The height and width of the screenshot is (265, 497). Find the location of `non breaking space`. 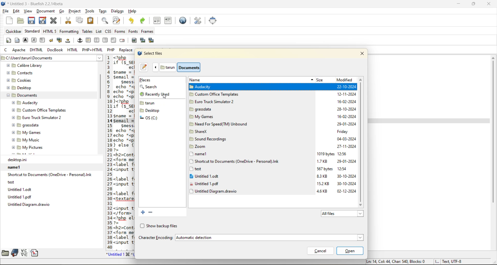

non breaking space is located at coordinates (69, 42).